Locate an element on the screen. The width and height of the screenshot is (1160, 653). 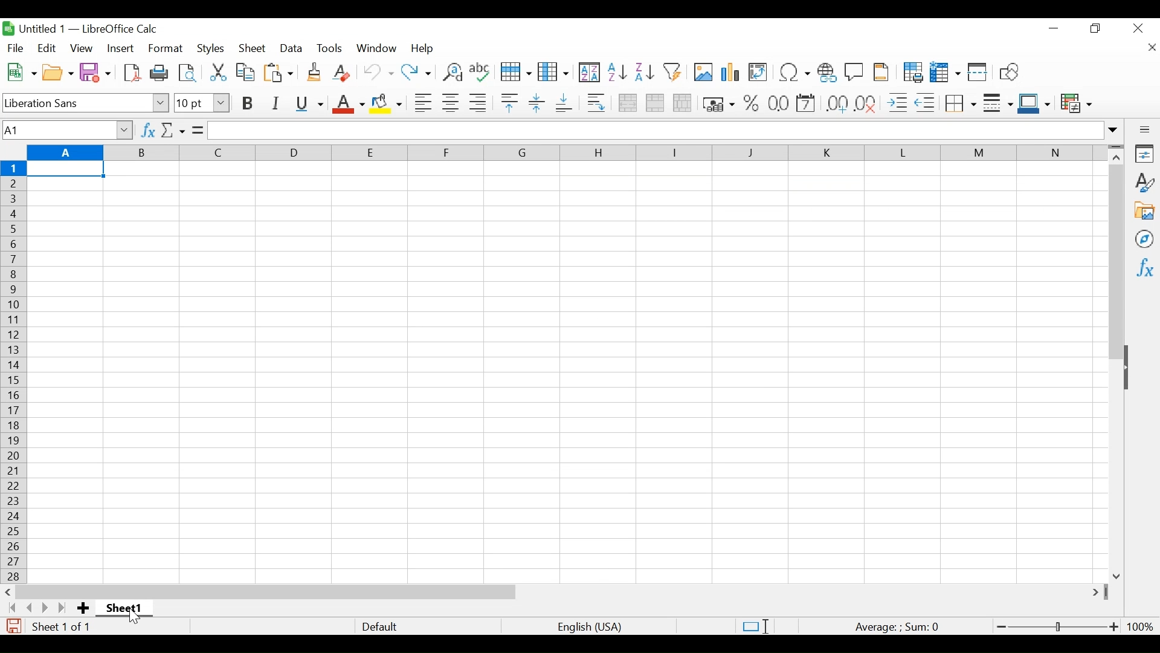
File is located at coordinates (17, 48).